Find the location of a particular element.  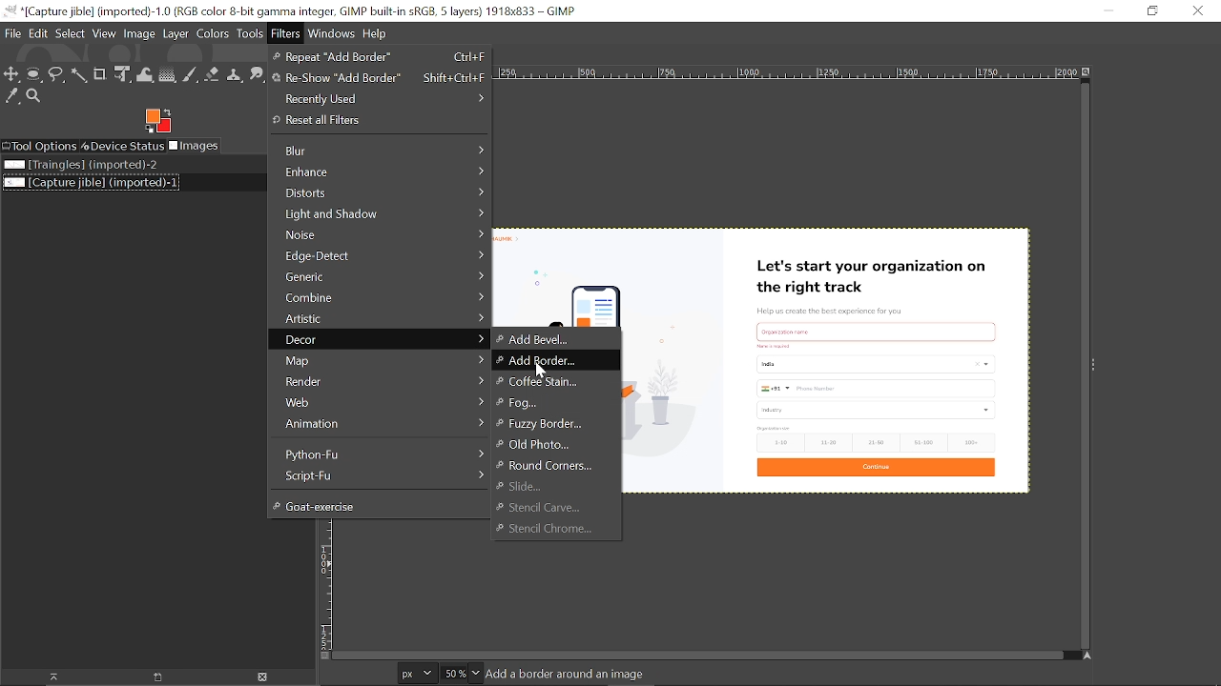

1-10 is located at coordinates (777, 442).